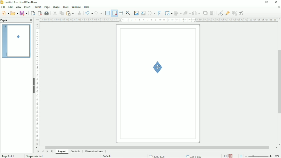 Image resolution: width=281 pixels, height=158 pixels. I want to click on Distribute, so click(196, 13).